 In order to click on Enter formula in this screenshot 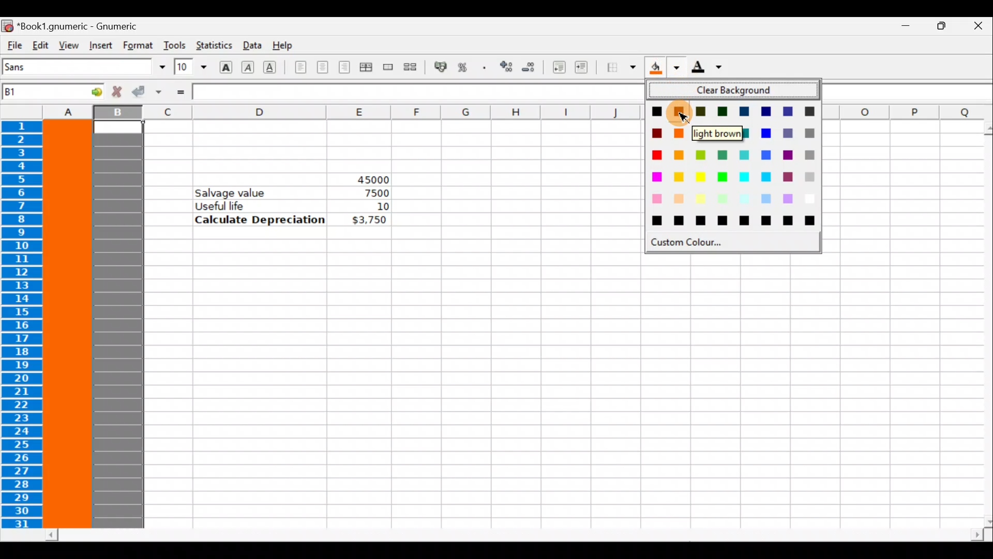, I will do `click(180, 92)`.